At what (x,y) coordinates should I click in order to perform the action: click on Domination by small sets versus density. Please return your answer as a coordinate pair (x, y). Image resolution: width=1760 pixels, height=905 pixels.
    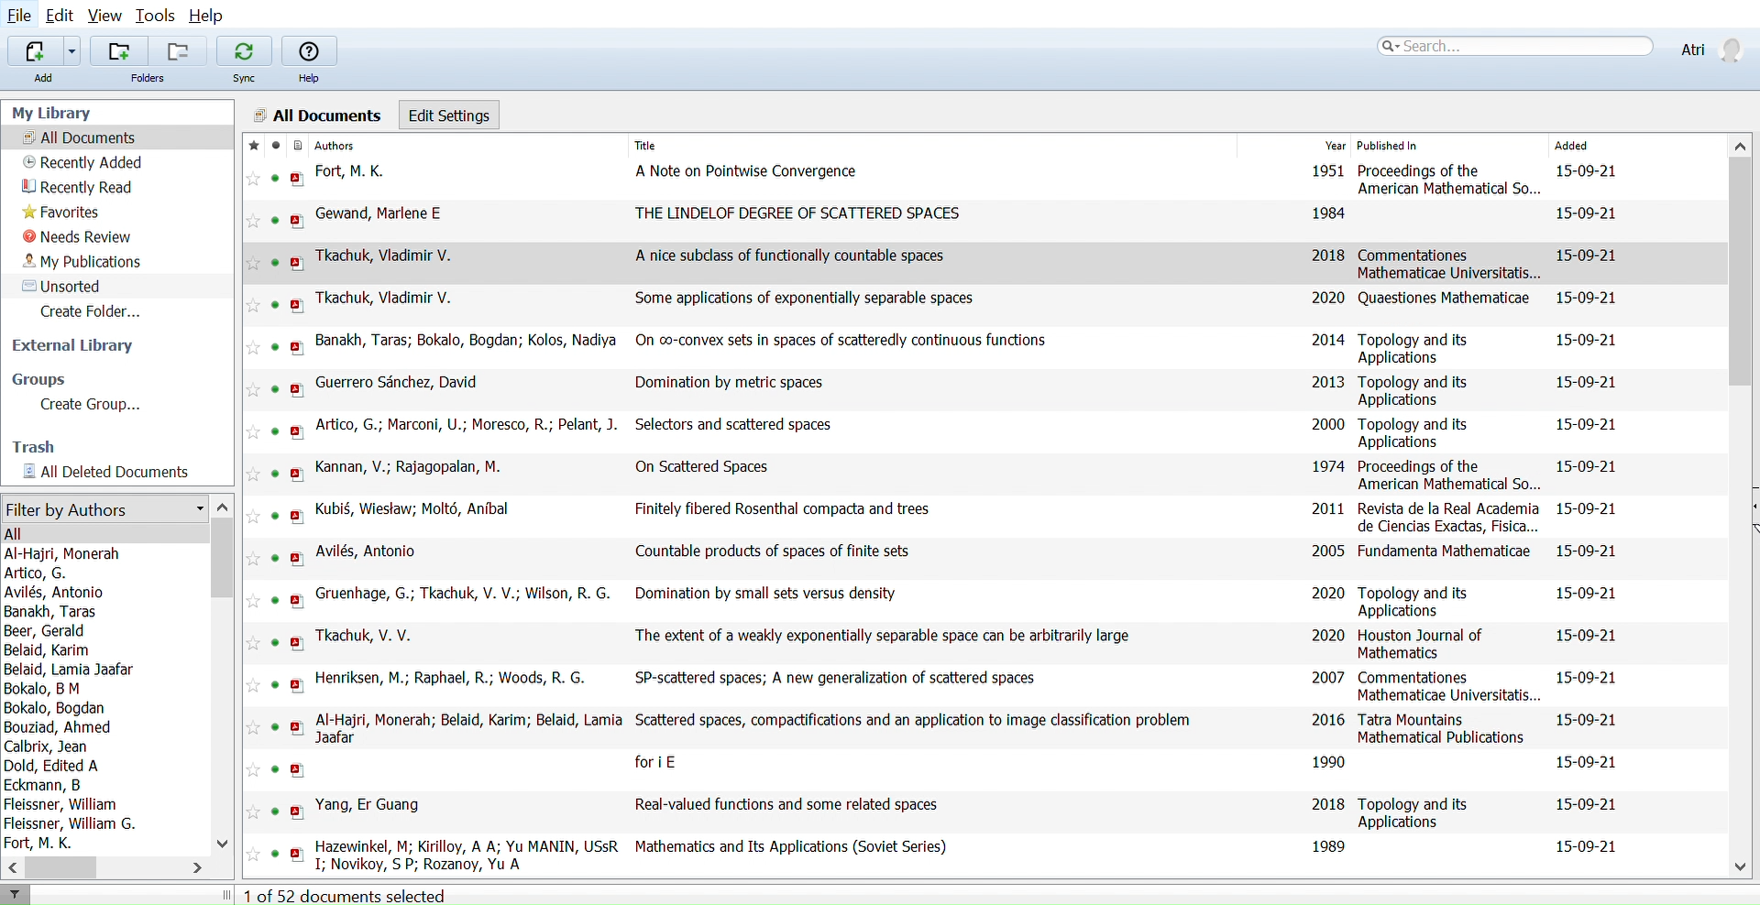
    Looking at the image, I should click on (767, 593).